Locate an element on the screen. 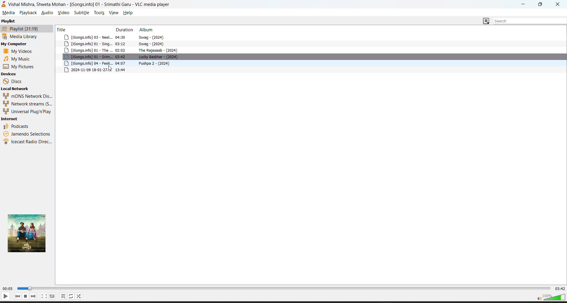  my videos is located at coordinates (19, 51).